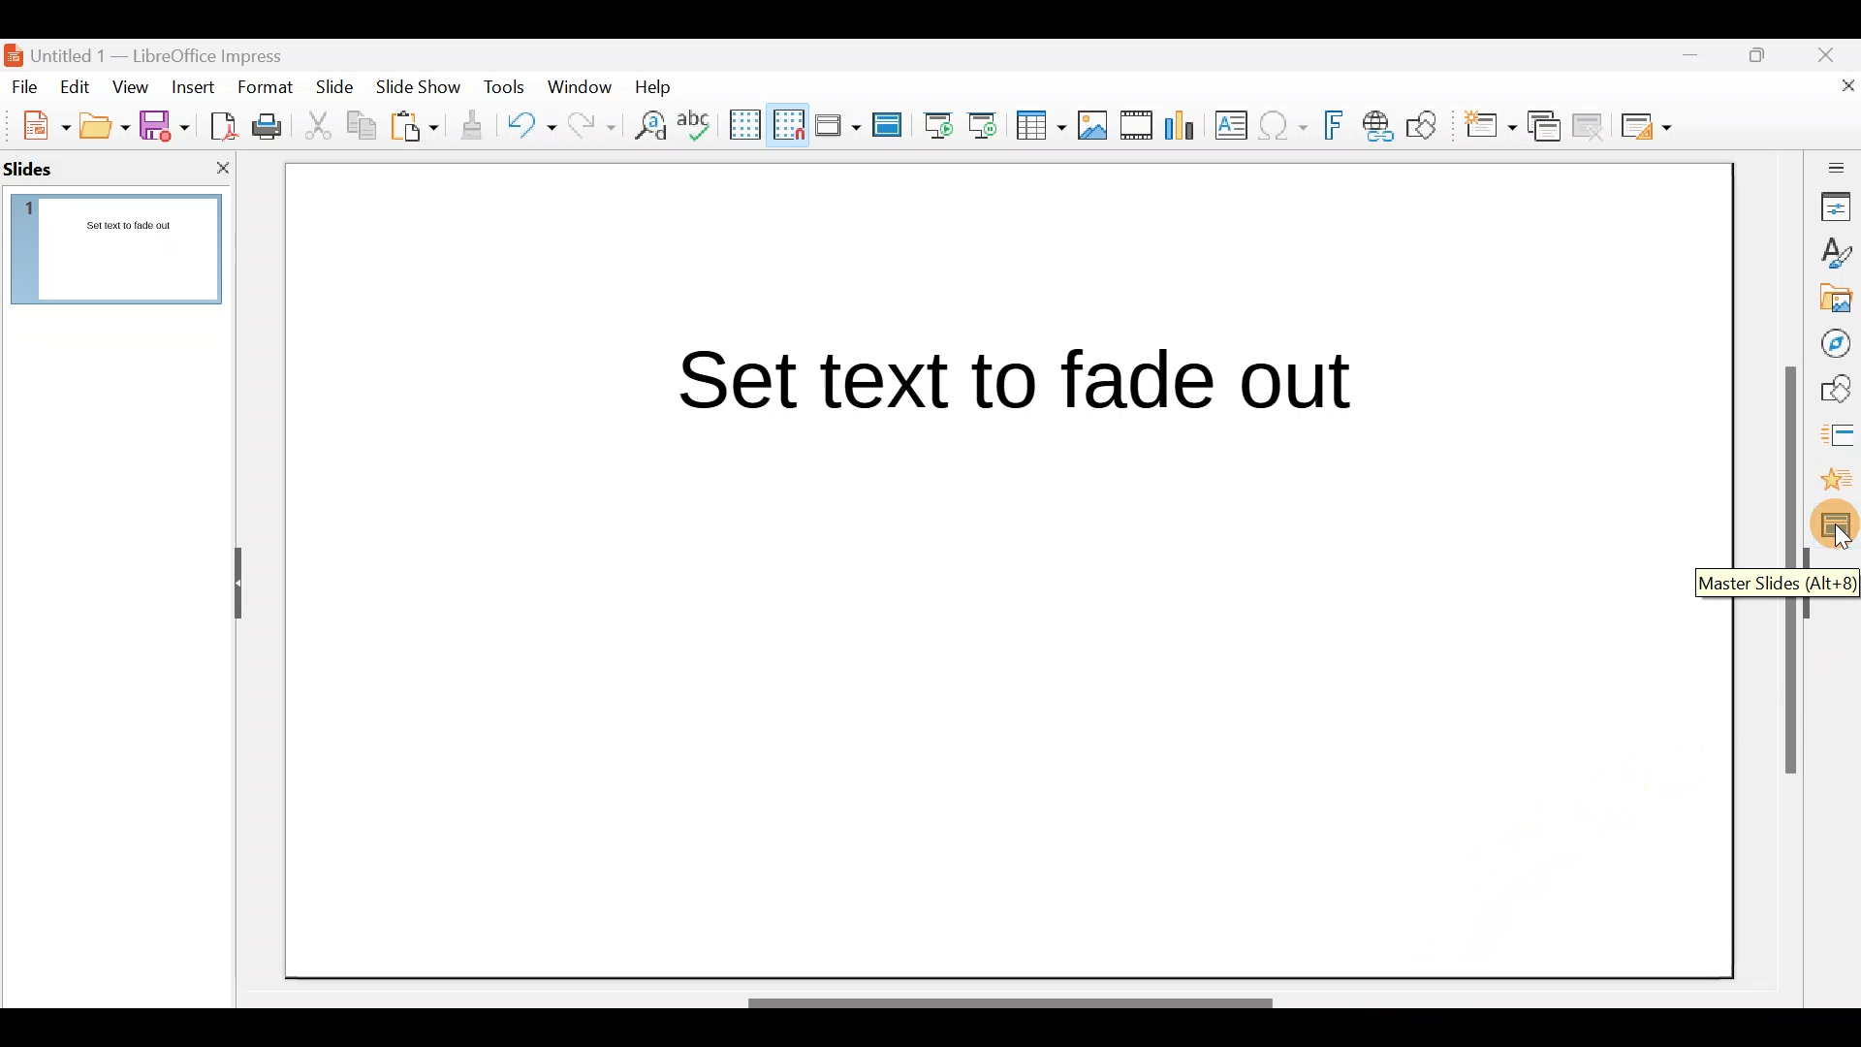  I want to click on Insert, so click(192, 87).